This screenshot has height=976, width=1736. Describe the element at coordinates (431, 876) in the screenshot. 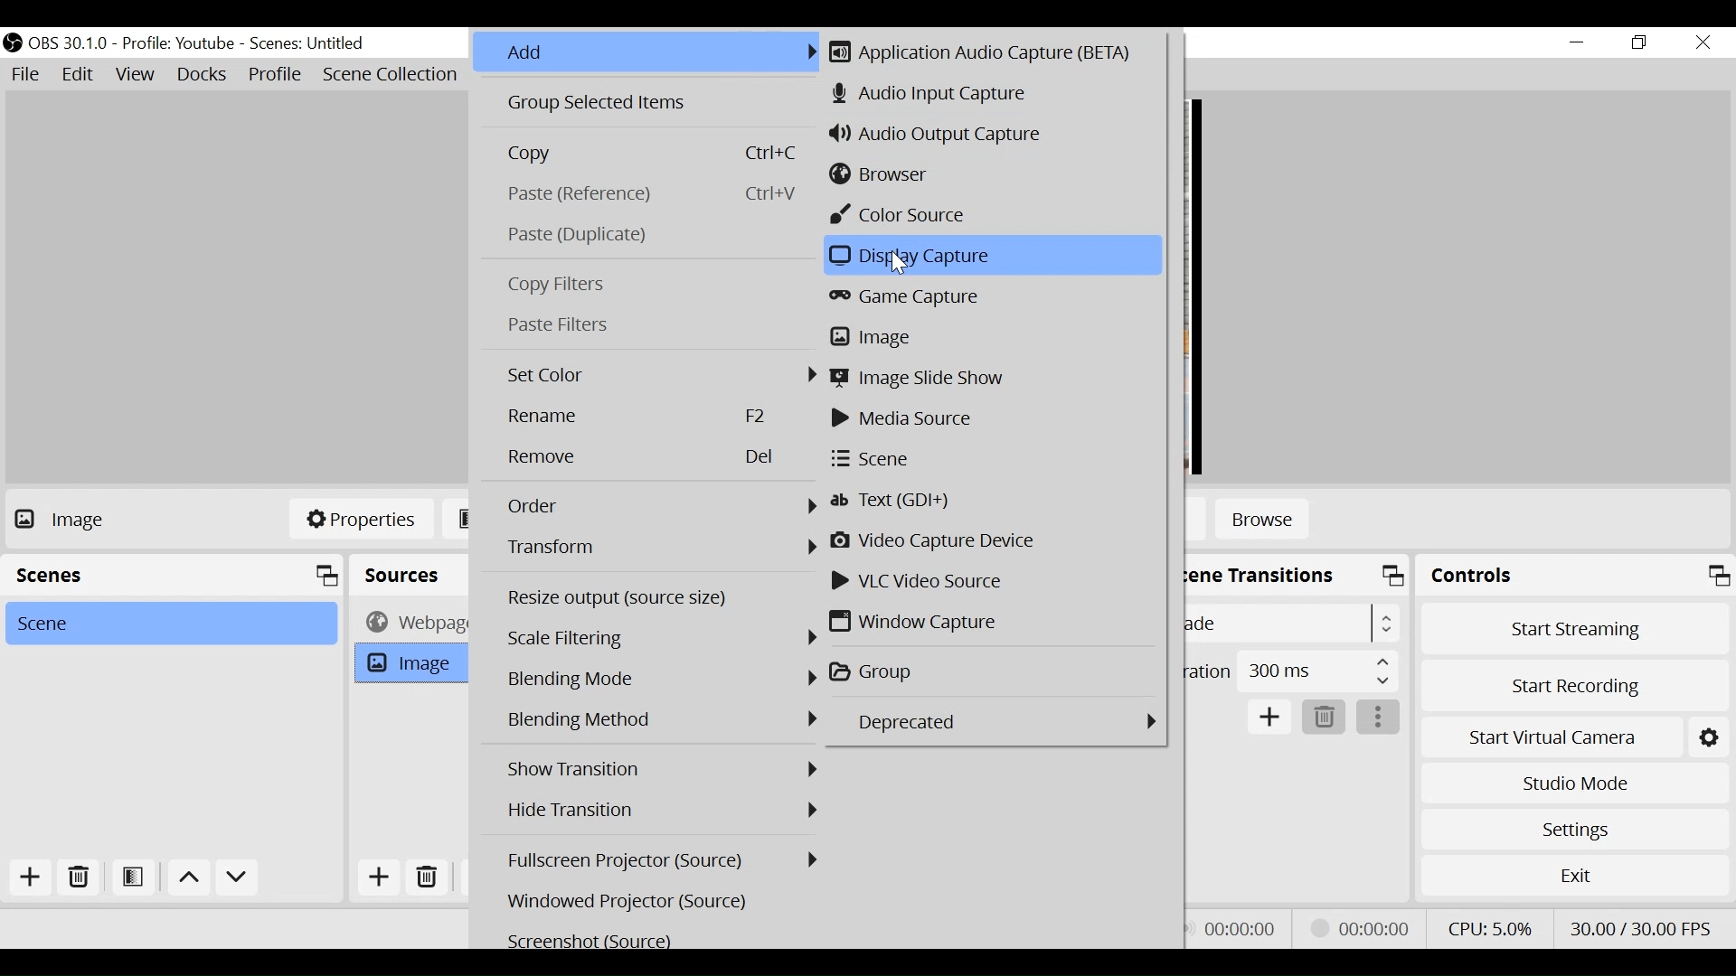

I see `Delete` at that location.